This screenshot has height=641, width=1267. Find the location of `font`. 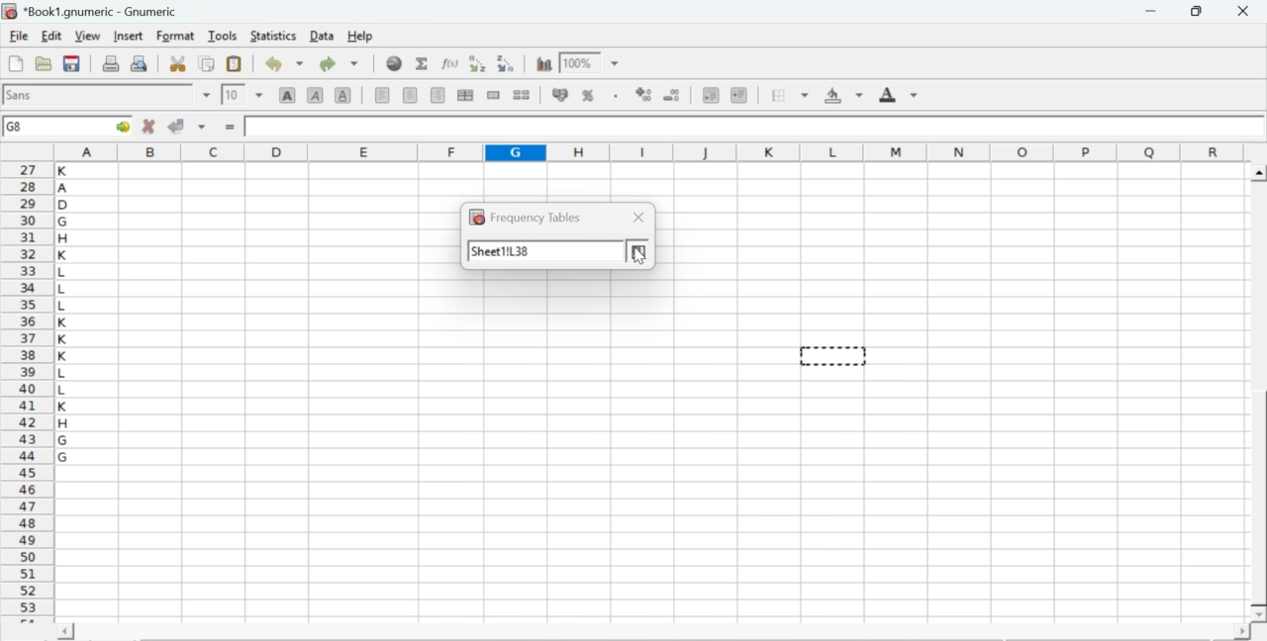

font is located at coordinates (22, 94).